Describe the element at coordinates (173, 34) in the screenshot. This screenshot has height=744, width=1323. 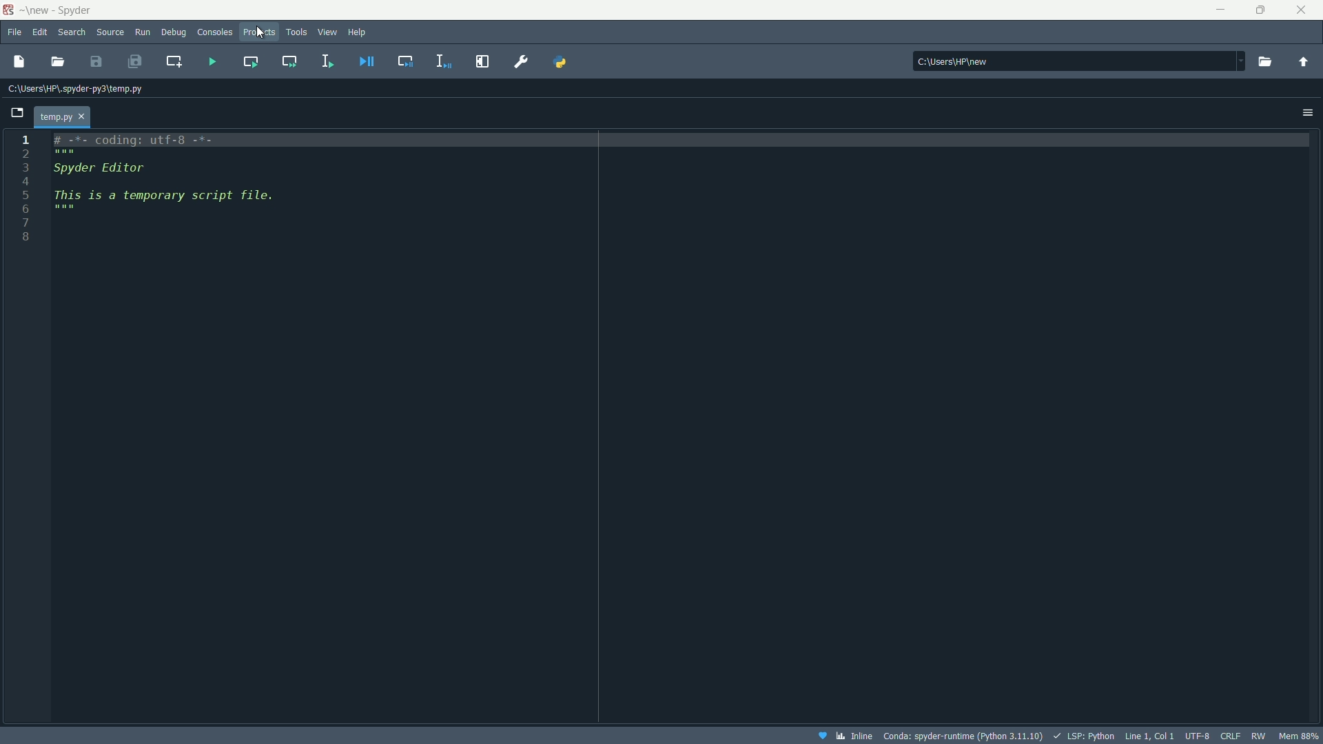
I see `Debug Menu` at that location.